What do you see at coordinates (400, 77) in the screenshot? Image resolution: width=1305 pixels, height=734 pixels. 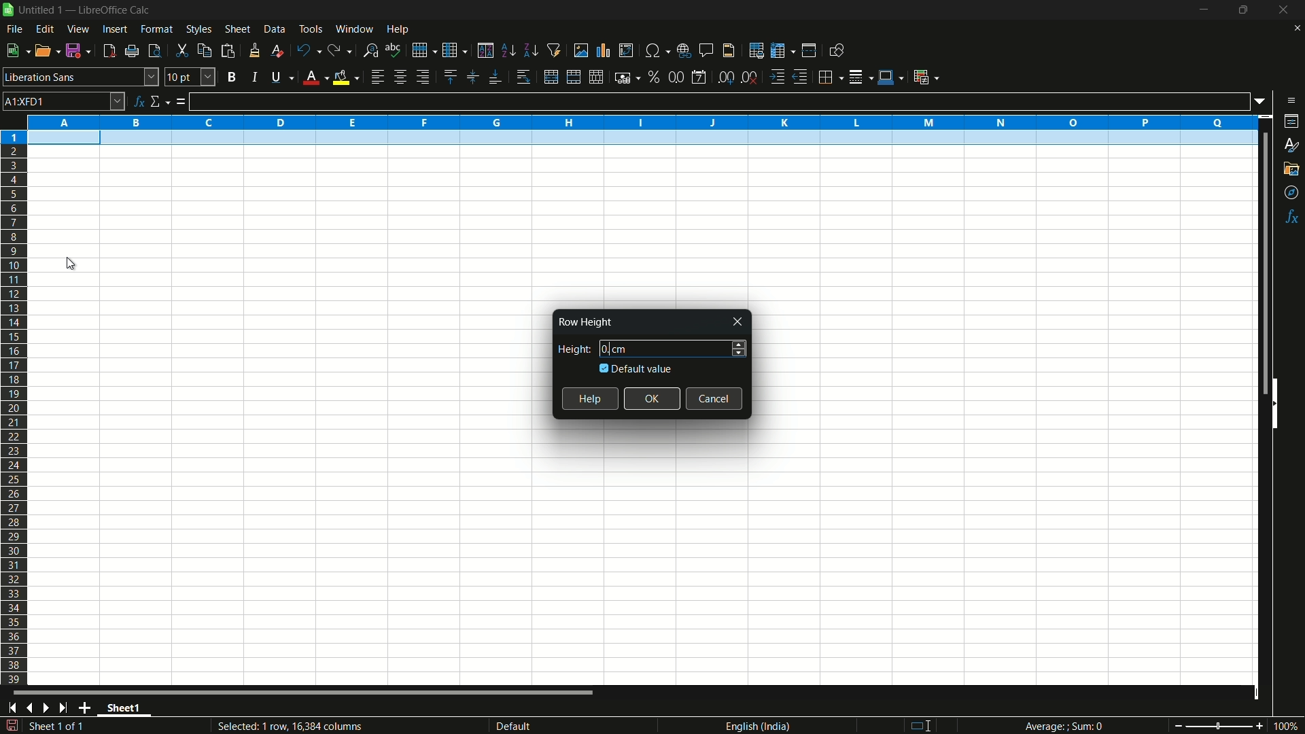 I see `align center` at bounding box center [400, 77].